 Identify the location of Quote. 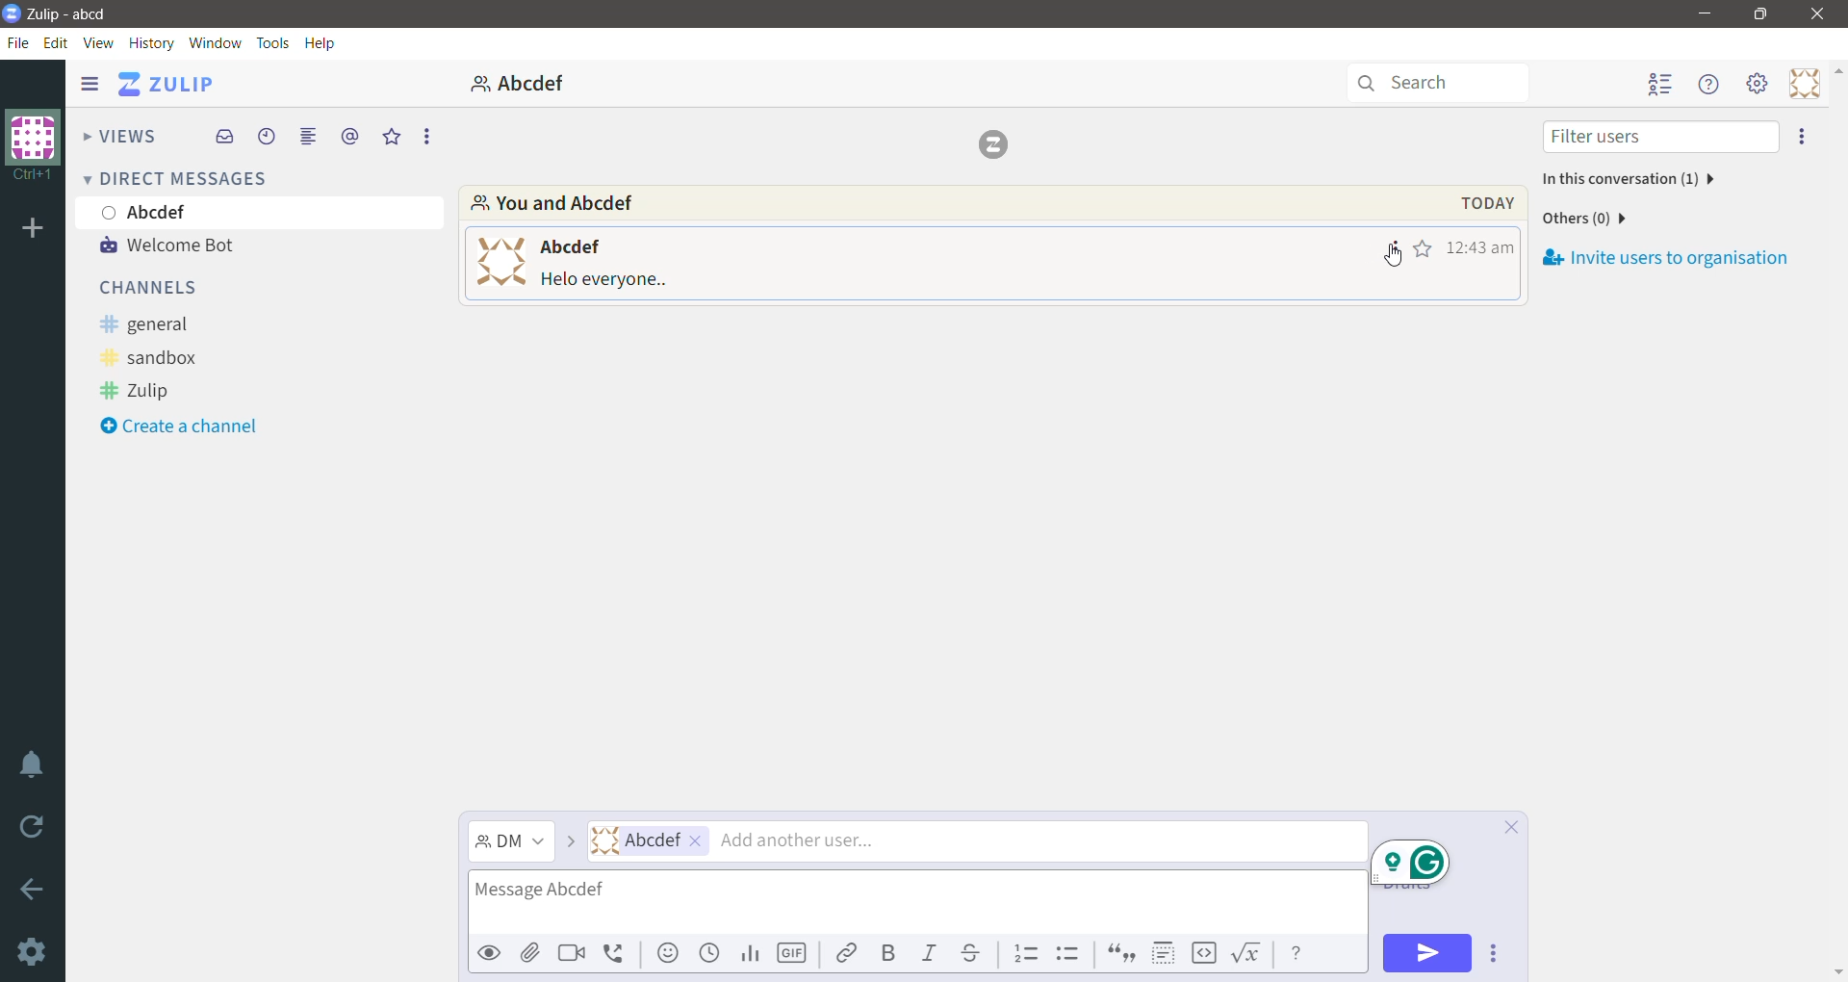
(1122, 952).